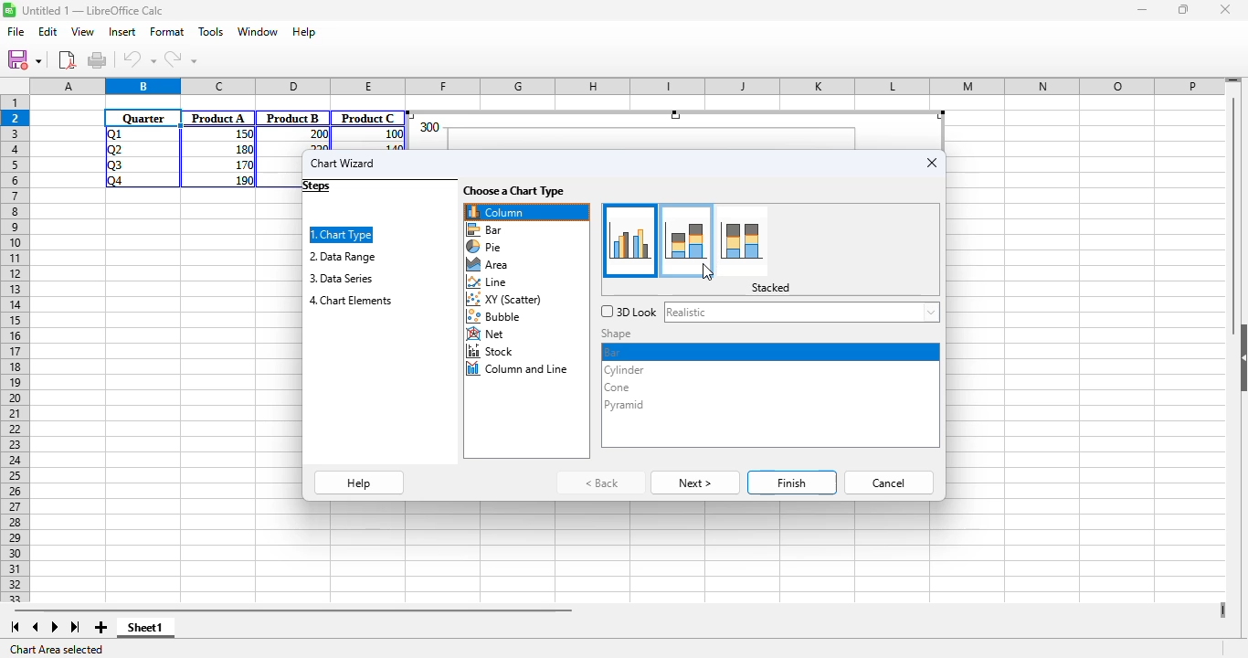 Image resolution: width=1248 pixels, height=658 pixels. I want to click on bar, so click(615, 351).